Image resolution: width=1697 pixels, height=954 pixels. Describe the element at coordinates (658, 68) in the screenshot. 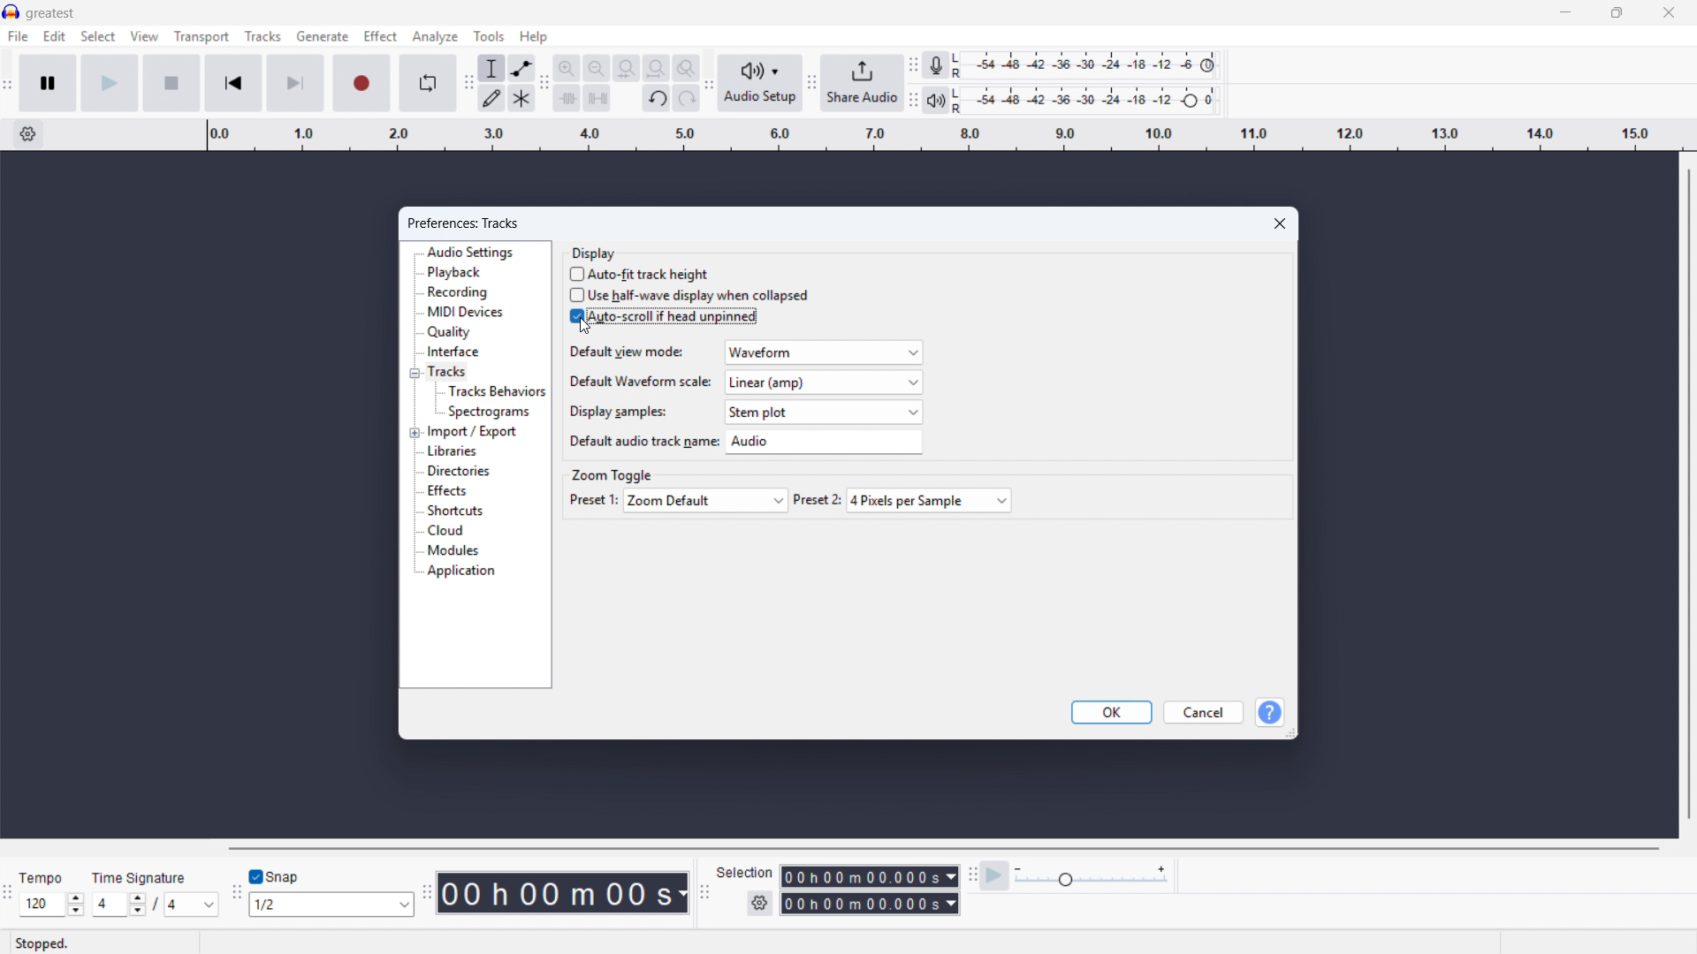

I see `Fit project to width ` at that location.